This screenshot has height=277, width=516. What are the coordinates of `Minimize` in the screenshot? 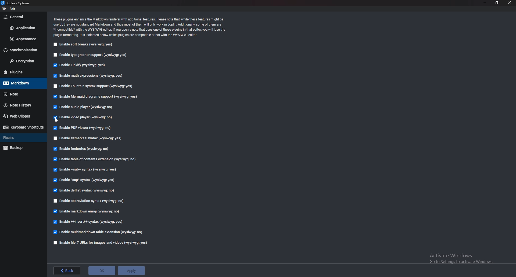 It's located at (486, 3).